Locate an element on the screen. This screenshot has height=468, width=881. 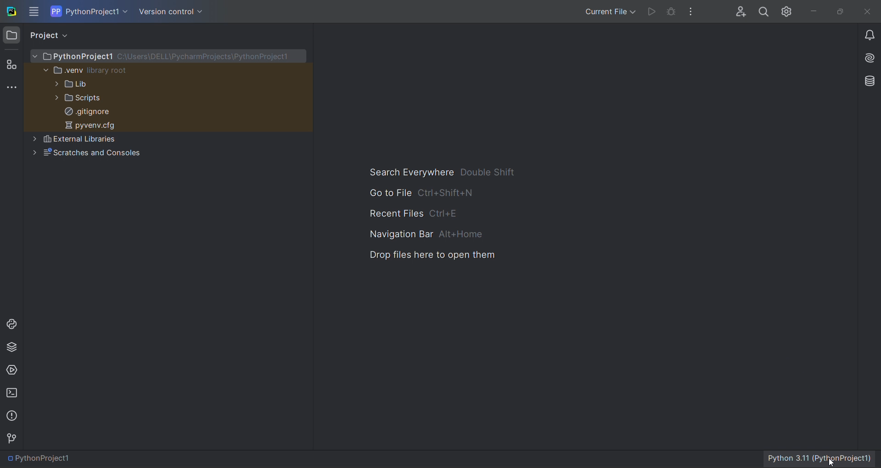
file tree is located at coordinates (168, 107).